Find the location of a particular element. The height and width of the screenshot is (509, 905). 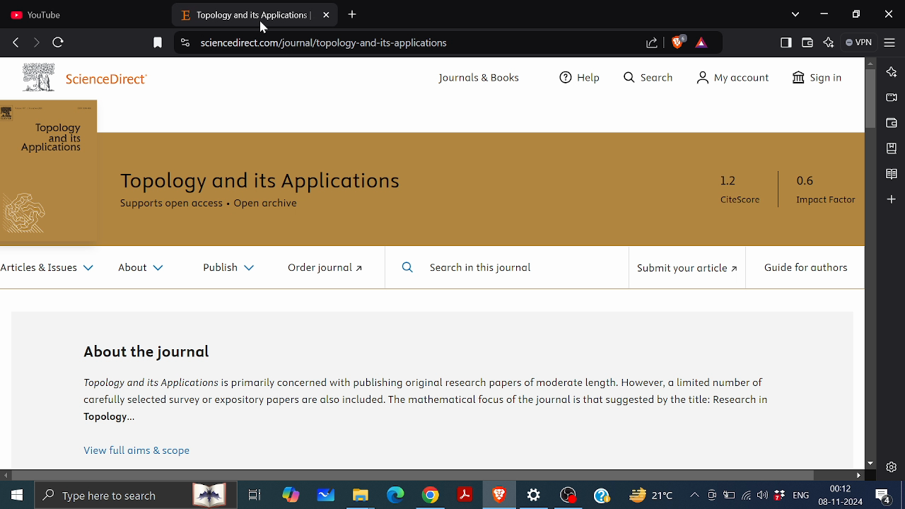

Brave browser is located at coordinates (499, 495).